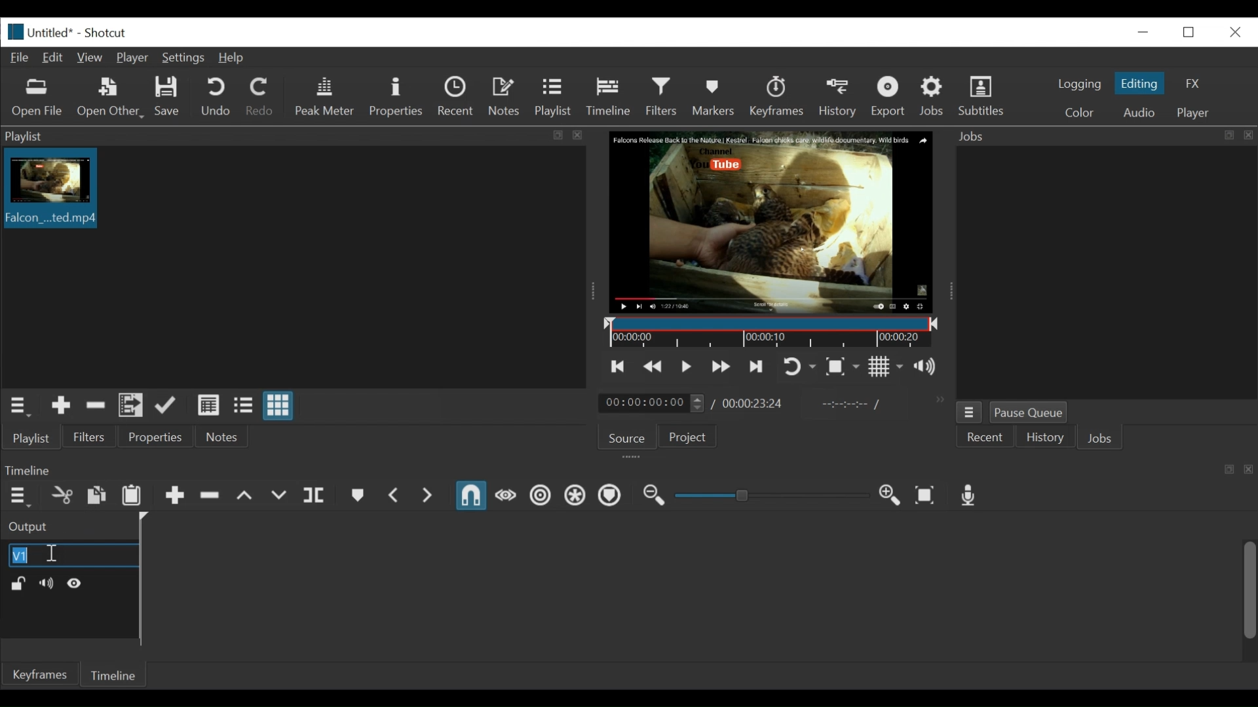 This screenshot has height=707, width=1258. Describe the element at coordinates (132, 497) in the screenshot. I see `Paste` at that location.